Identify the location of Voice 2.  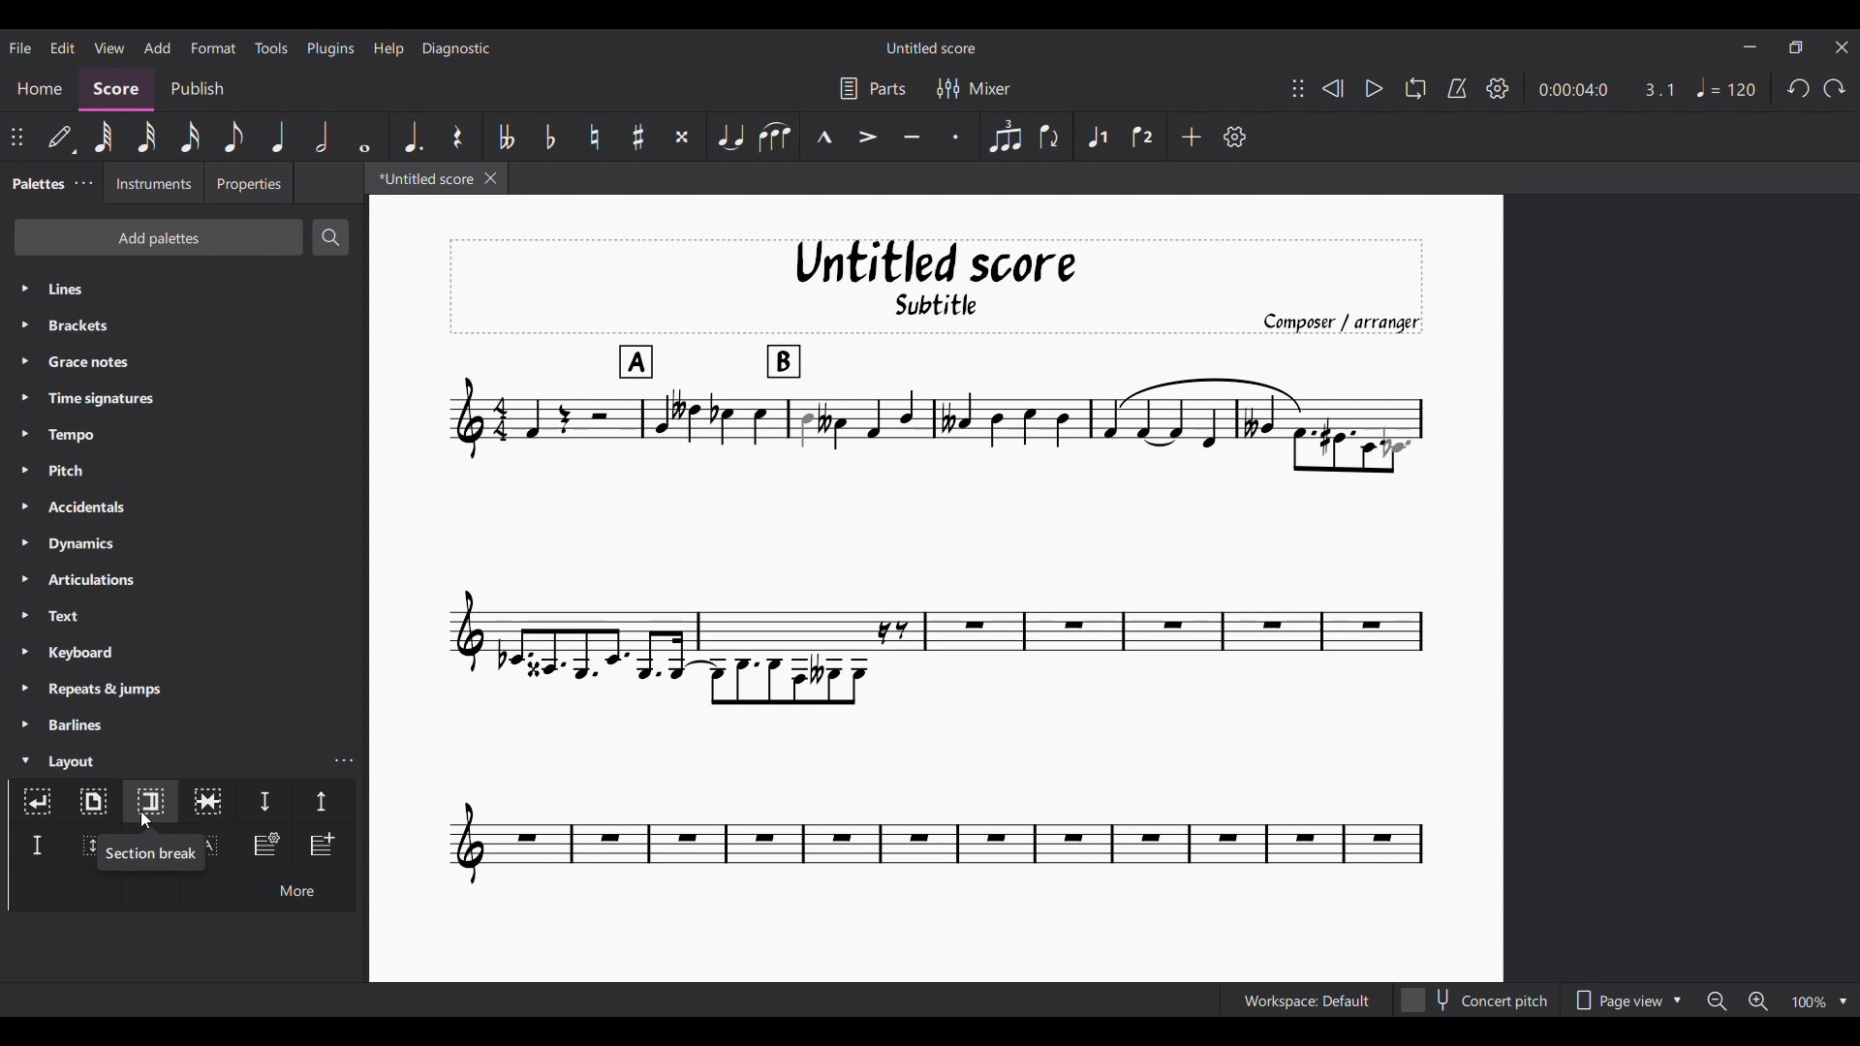
(1143, 137).